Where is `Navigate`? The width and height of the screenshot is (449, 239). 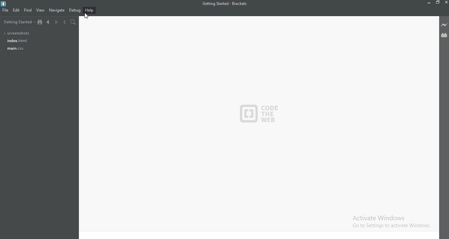 Navigate is located at coordinates (57, 10).